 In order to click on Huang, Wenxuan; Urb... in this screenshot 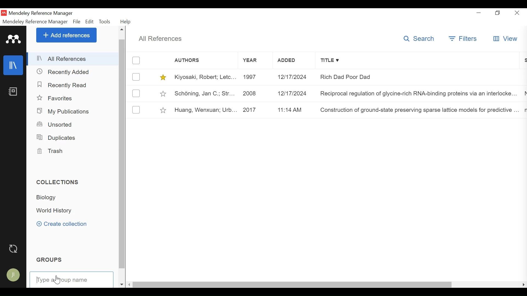, I will do `click(205, 110)`.